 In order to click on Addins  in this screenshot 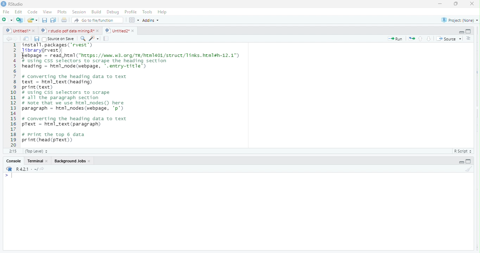, I will do `click(152, 20)`.